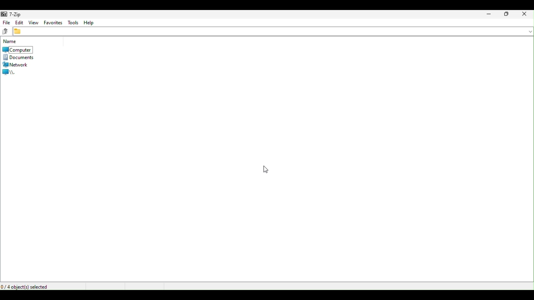  Describe the element at coordinates (16, 50) in the screenshot. I see `Computers` at that location.